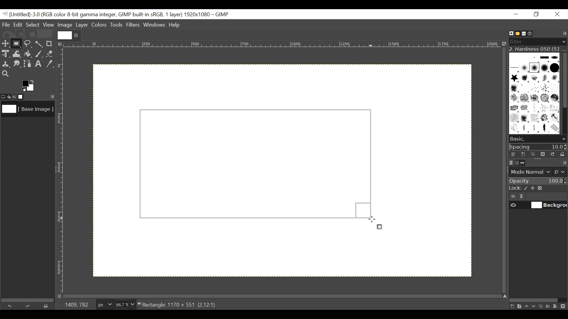 This screenshot has height=319, width=568. I want to click on Unified Transform Tool, so click(5, 53).